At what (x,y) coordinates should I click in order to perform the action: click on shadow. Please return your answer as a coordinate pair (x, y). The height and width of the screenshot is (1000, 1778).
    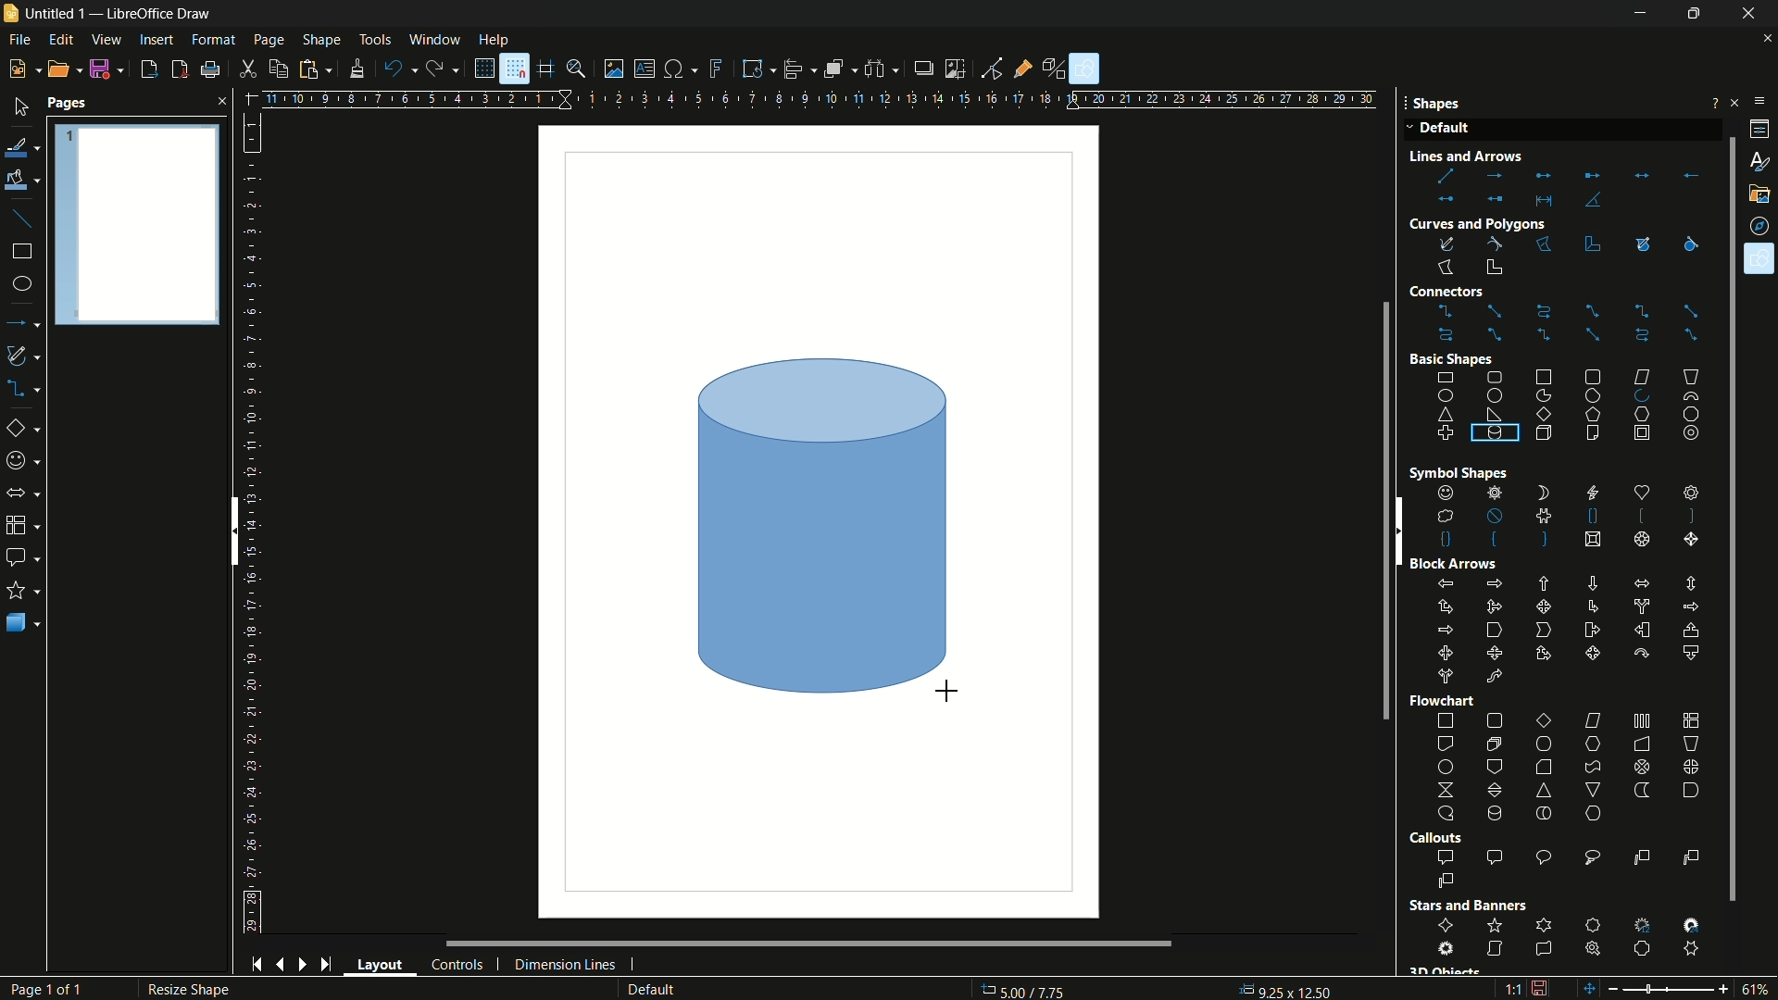
    Looking at the image, I should click on (921, 67).